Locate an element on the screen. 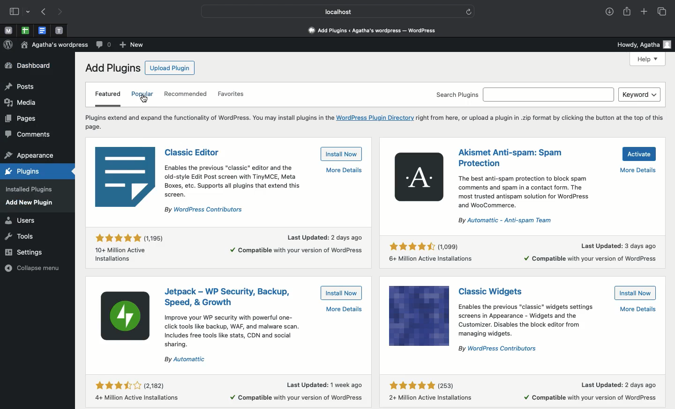  Instructional text is located at coordinates (374, 122).